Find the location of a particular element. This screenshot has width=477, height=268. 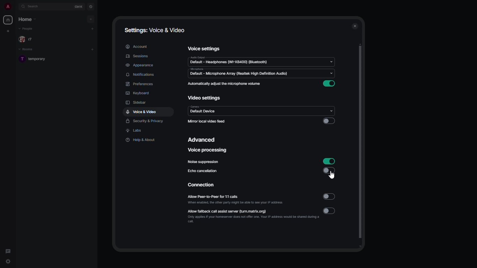

drop down is located at coordinates (331, 61).